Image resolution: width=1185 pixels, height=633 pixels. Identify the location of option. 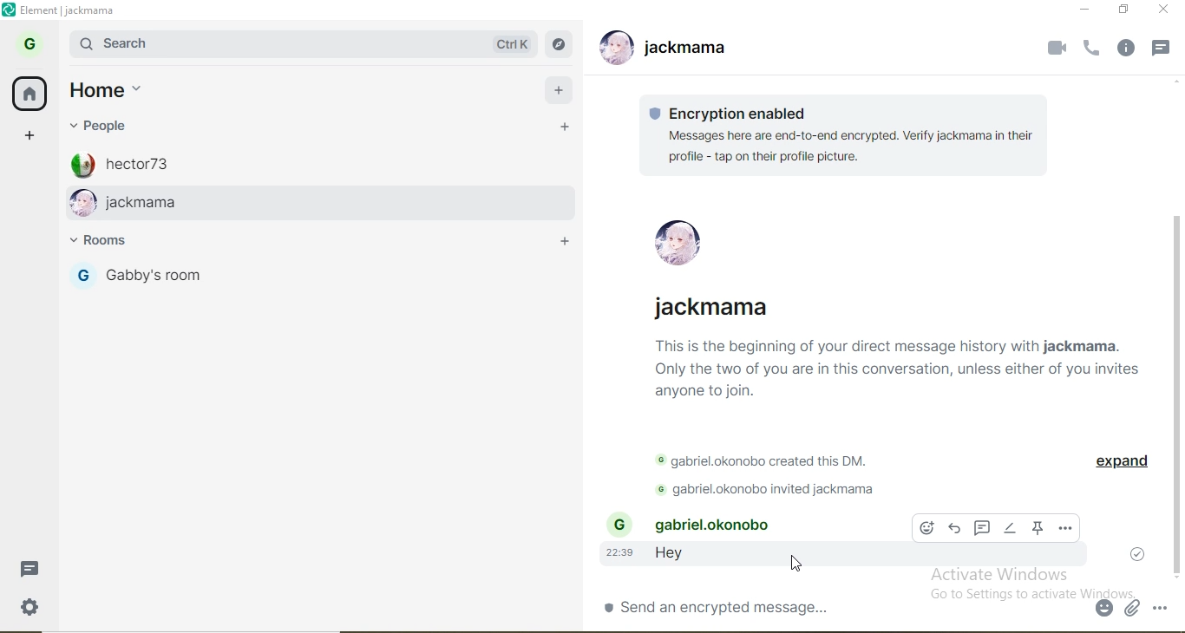
(1162, 607).